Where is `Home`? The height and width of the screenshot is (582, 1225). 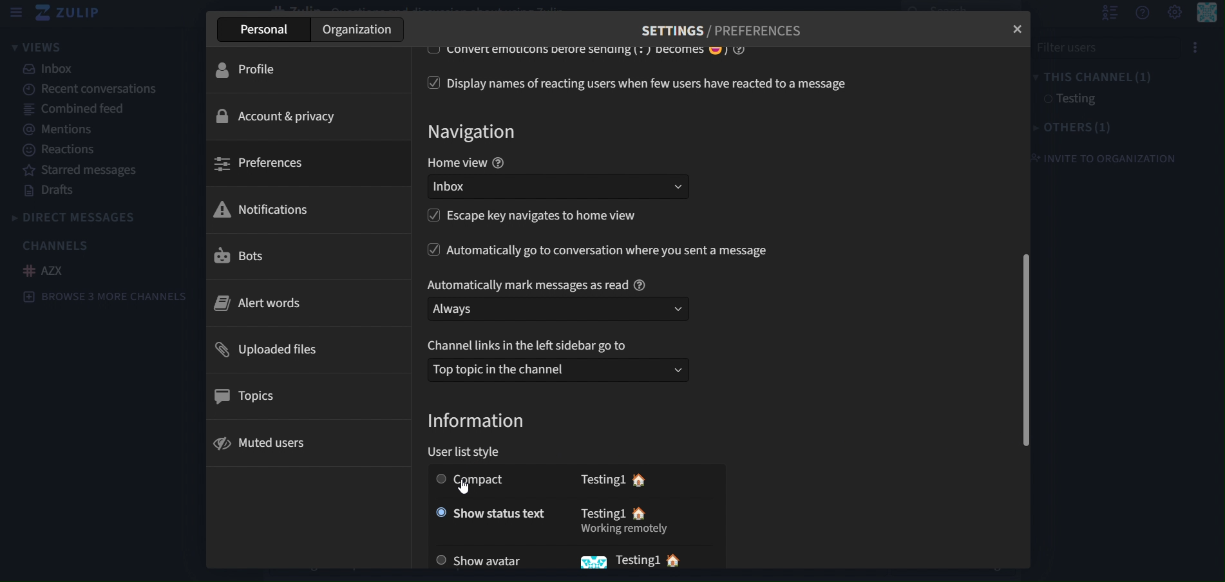 Home is located at coordinates (682, 562).